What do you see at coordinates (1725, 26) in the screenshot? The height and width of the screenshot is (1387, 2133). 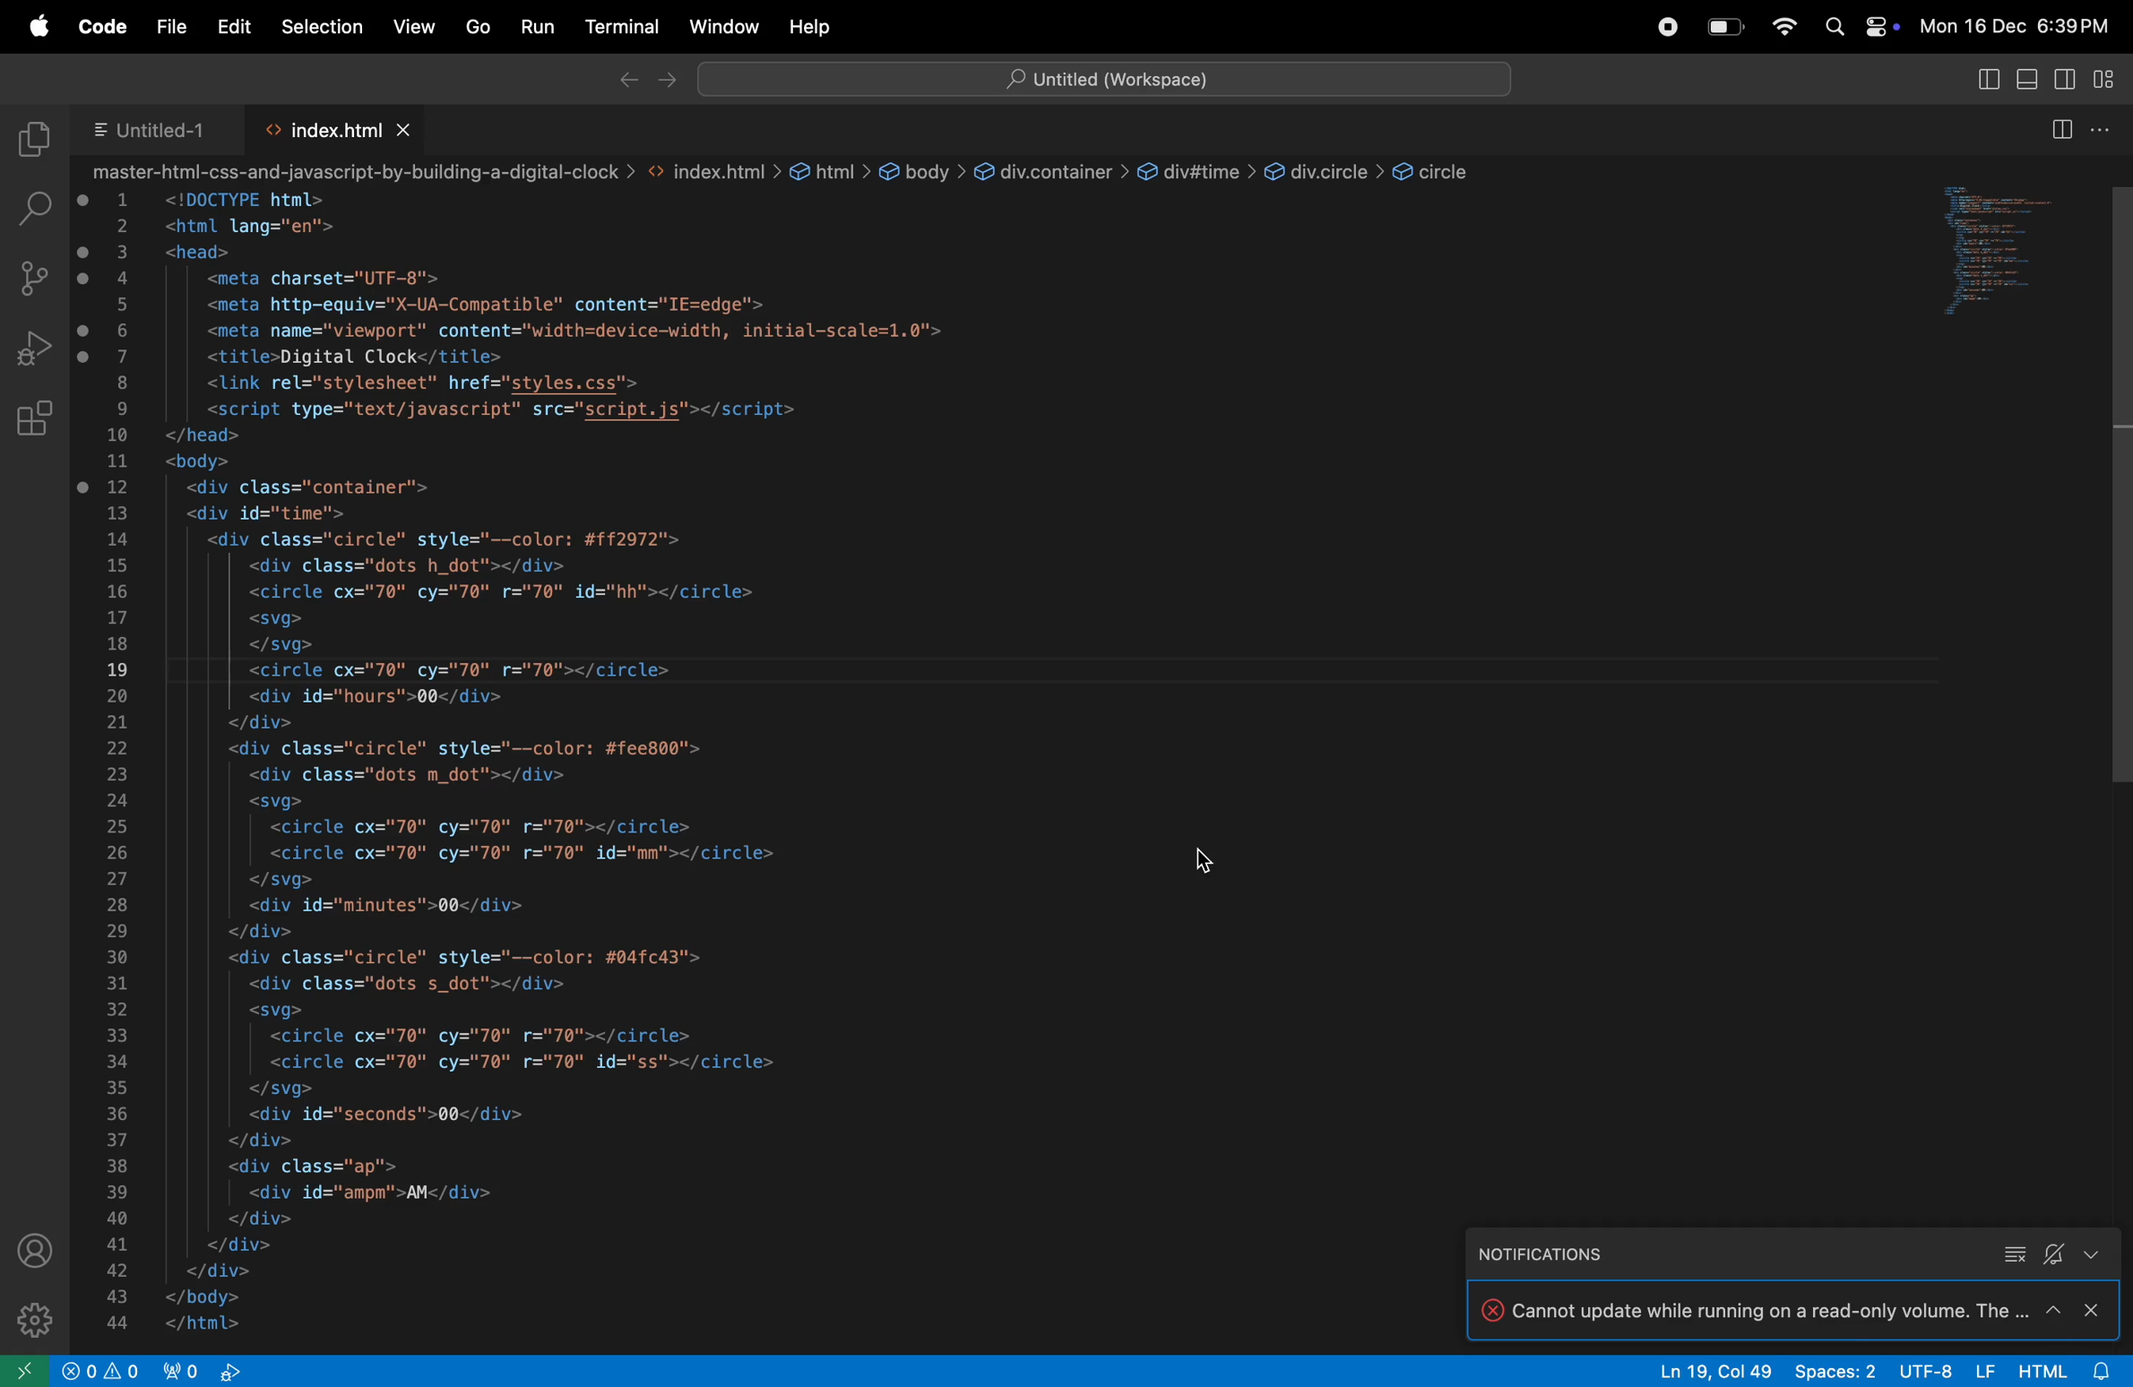 I see `battery` at bounding box center [1725, 26].